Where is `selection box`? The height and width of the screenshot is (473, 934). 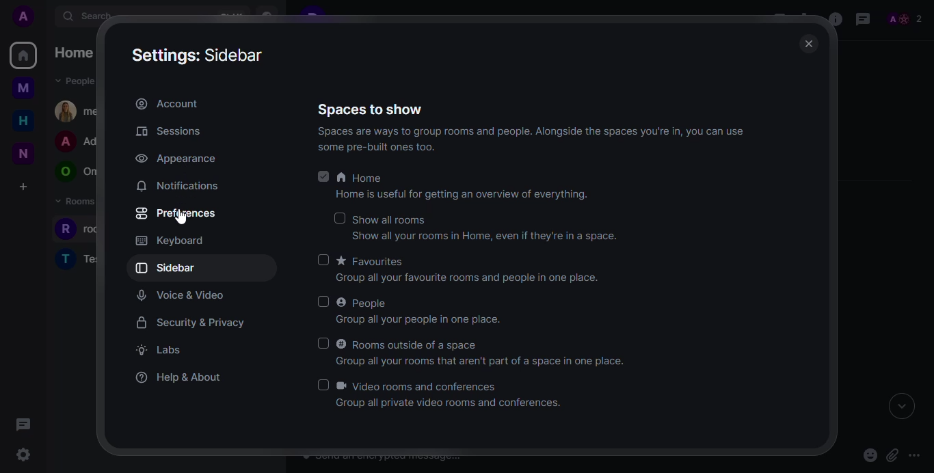 selection box is located at coordinates (325, 301).